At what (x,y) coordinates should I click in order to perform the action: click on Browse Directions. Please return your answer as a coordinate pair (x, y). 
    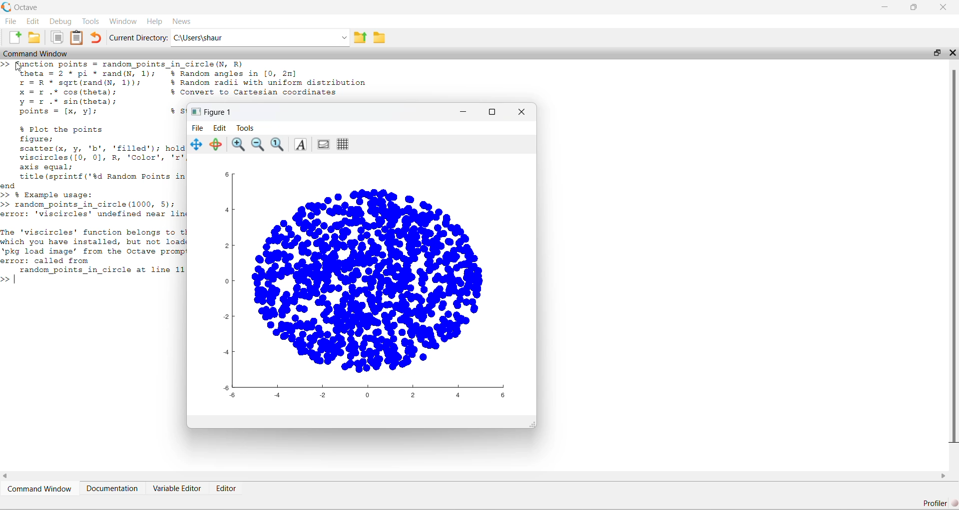
    Looking at the image, I should click on (379, 37).